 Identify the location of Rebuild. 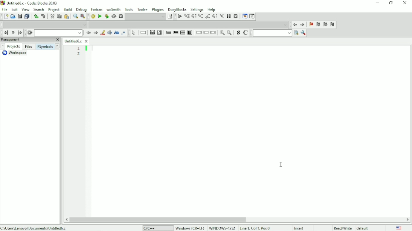
(114, 17).